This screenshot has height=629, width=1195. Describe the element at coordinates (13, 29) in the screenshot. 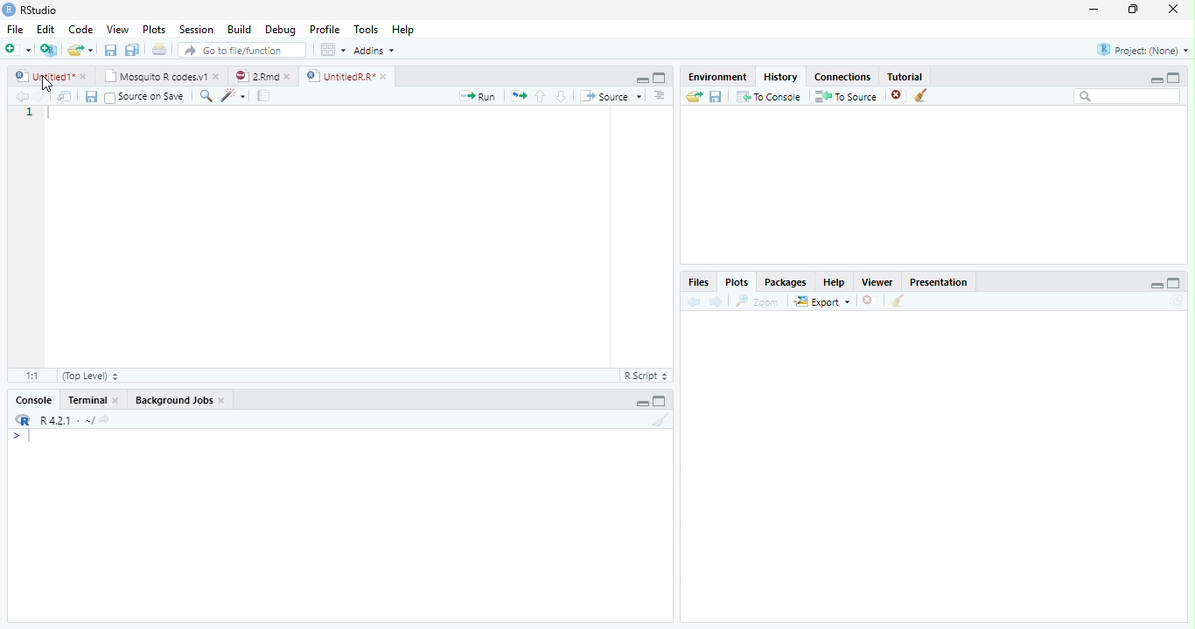

I see `File` at that location.